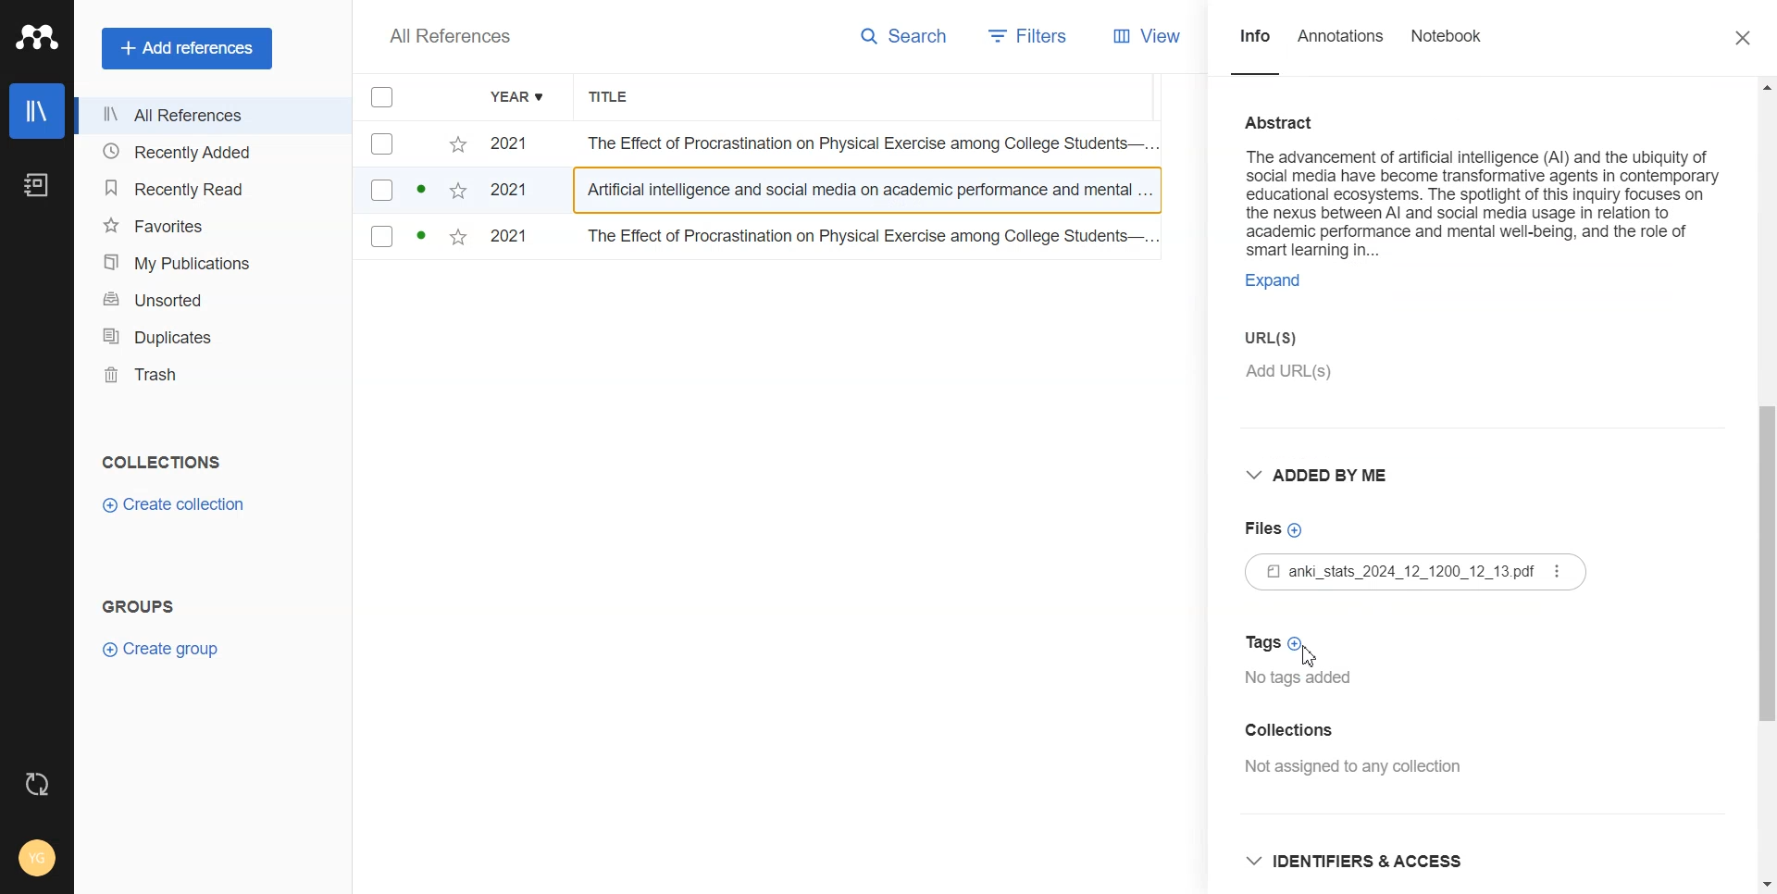 This screenshot has height=894, width=1777. What do you see at coordinates (1334, 642) in the screenshot?
I see `Add Tag` at bounding box center [1334, 642].